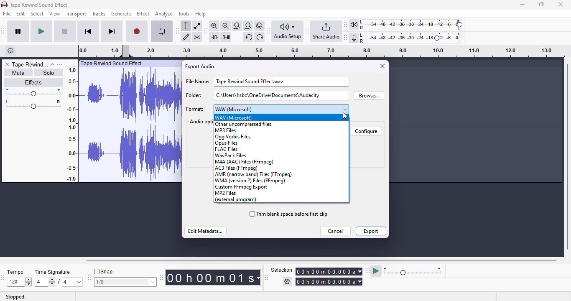  I want to click on MP2 Files, so click(225, 193).